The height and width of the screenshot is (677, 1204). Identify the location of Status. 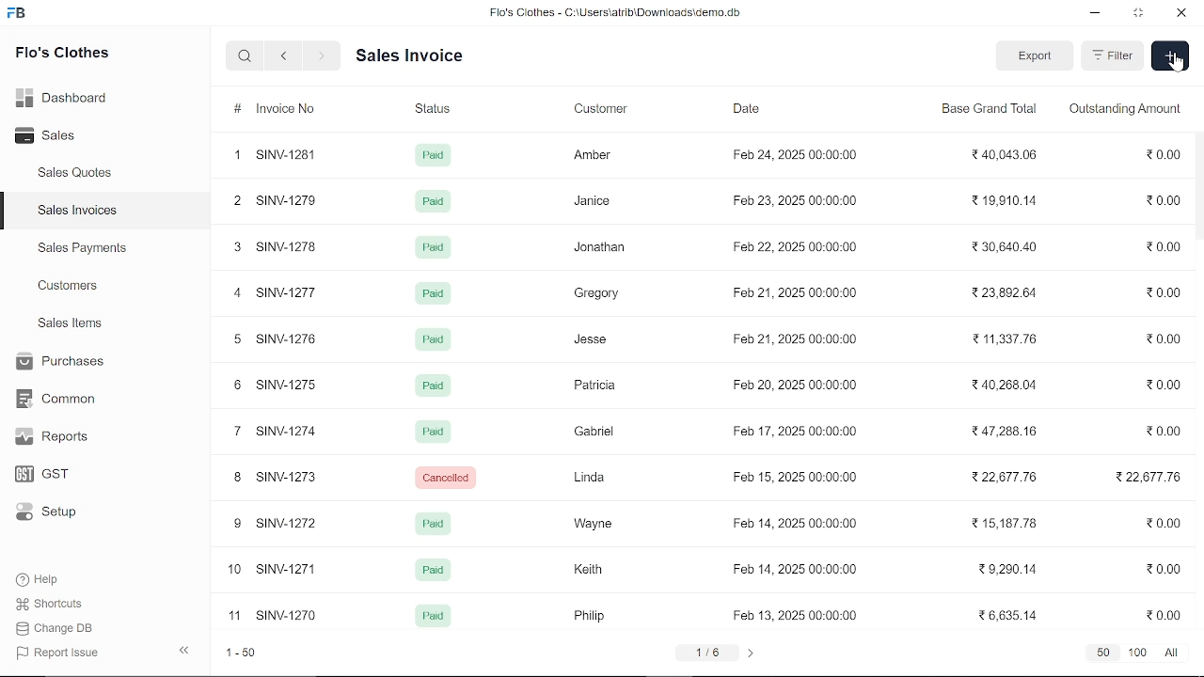
(433, 109).